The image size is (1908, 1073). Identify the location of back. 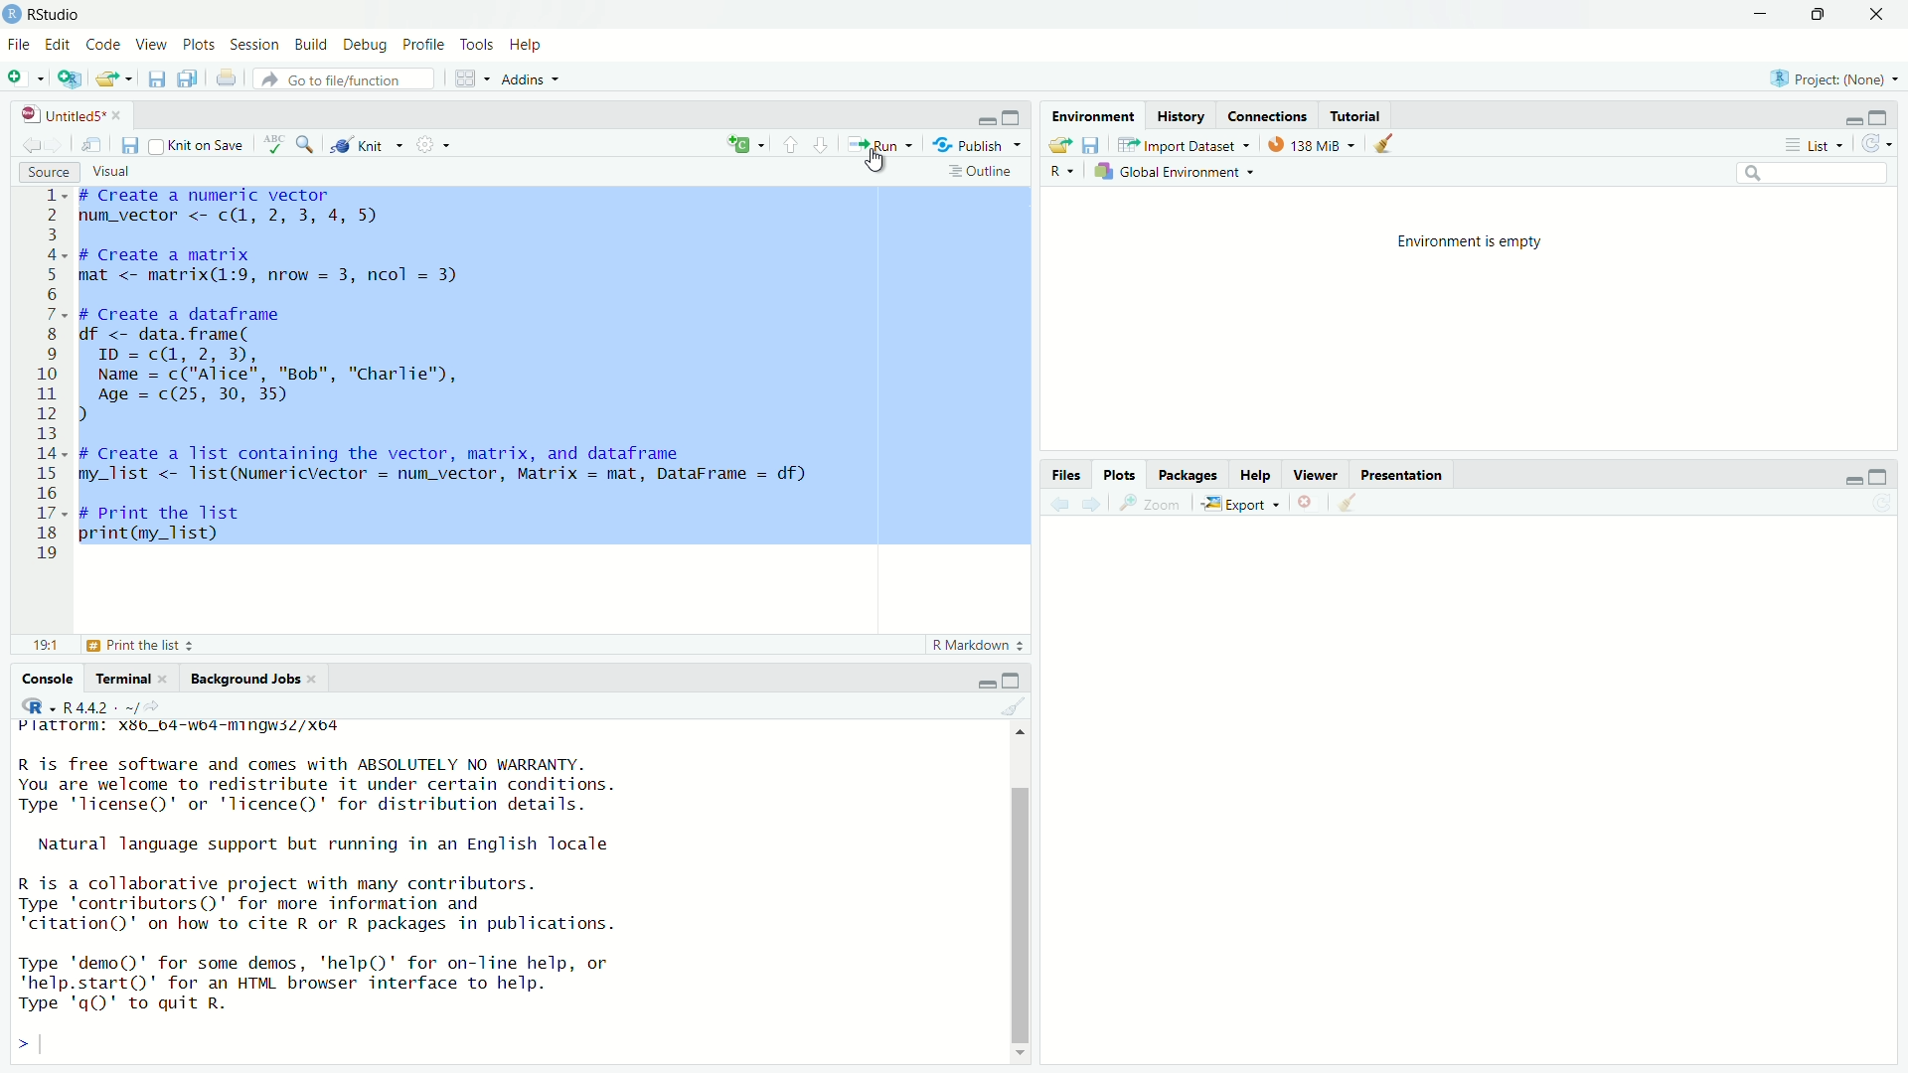
(1061, 509).